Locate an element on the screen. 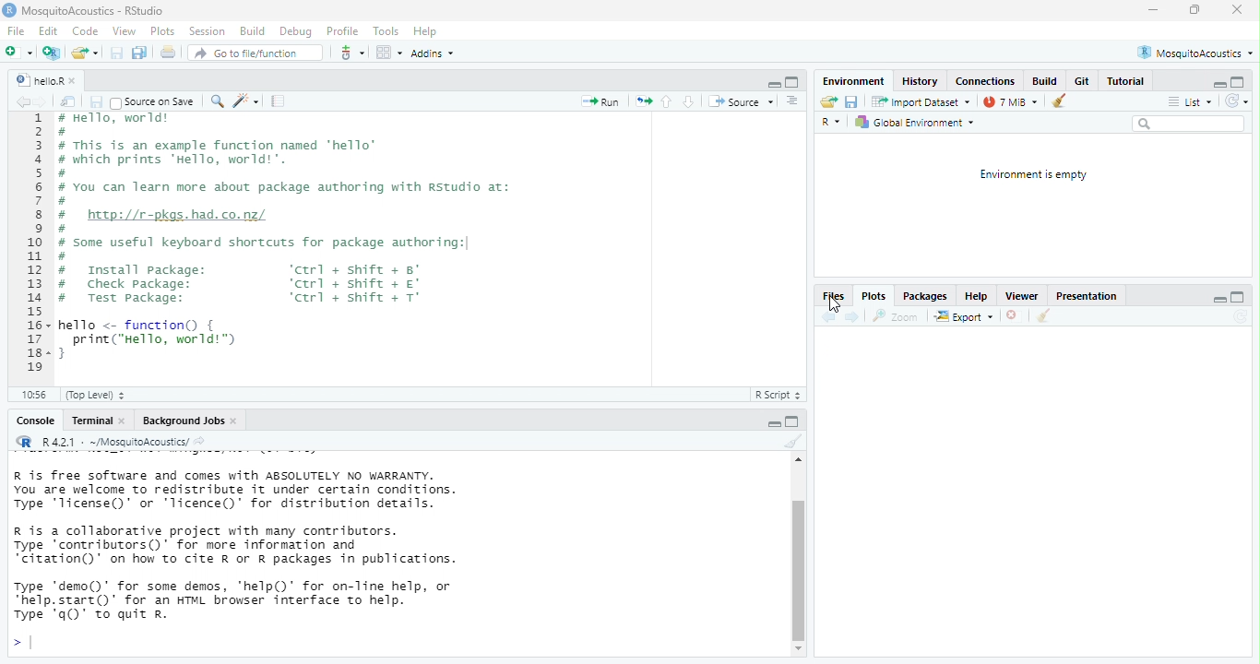 This screenshot has width=1260, height=664. hide console is located at coordinates (794, 424).